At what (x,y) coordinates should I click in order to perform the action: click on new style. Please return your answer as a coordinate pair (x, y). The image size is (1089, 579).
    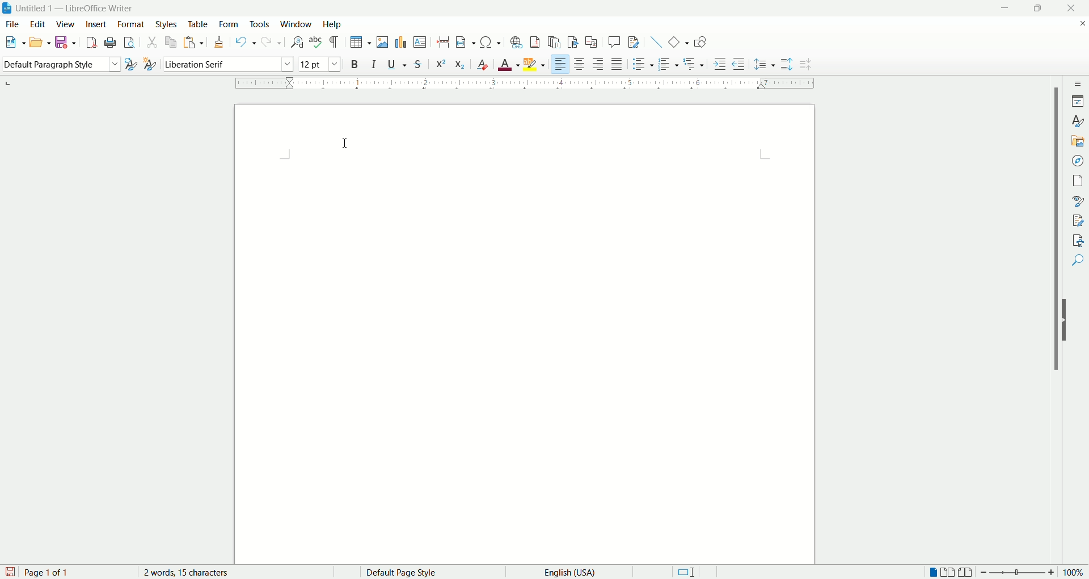
    Looking at the image, I should click on (151, 66).